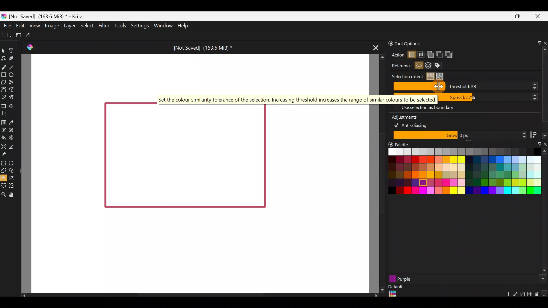 The height and width of the screenshot is (308, 548). What do you see at coordinates (13, 194) in the screenshot?
I see `Pan tool` at bounding box center [13, 194].